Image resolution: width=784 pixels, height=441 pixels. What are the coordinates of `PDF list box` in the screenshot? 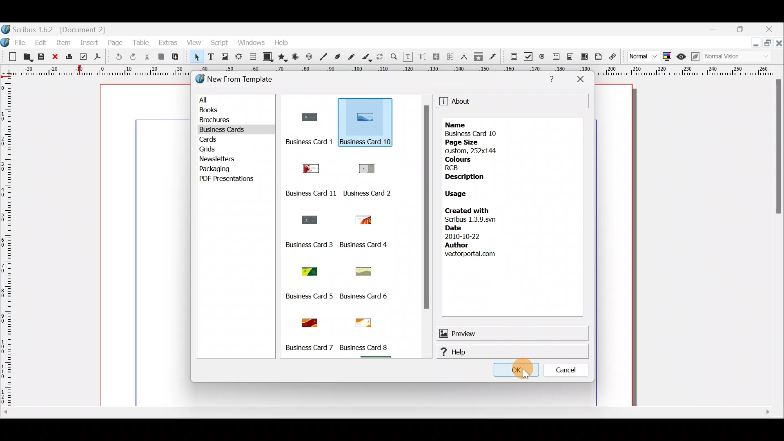 It's located at (583, 58).